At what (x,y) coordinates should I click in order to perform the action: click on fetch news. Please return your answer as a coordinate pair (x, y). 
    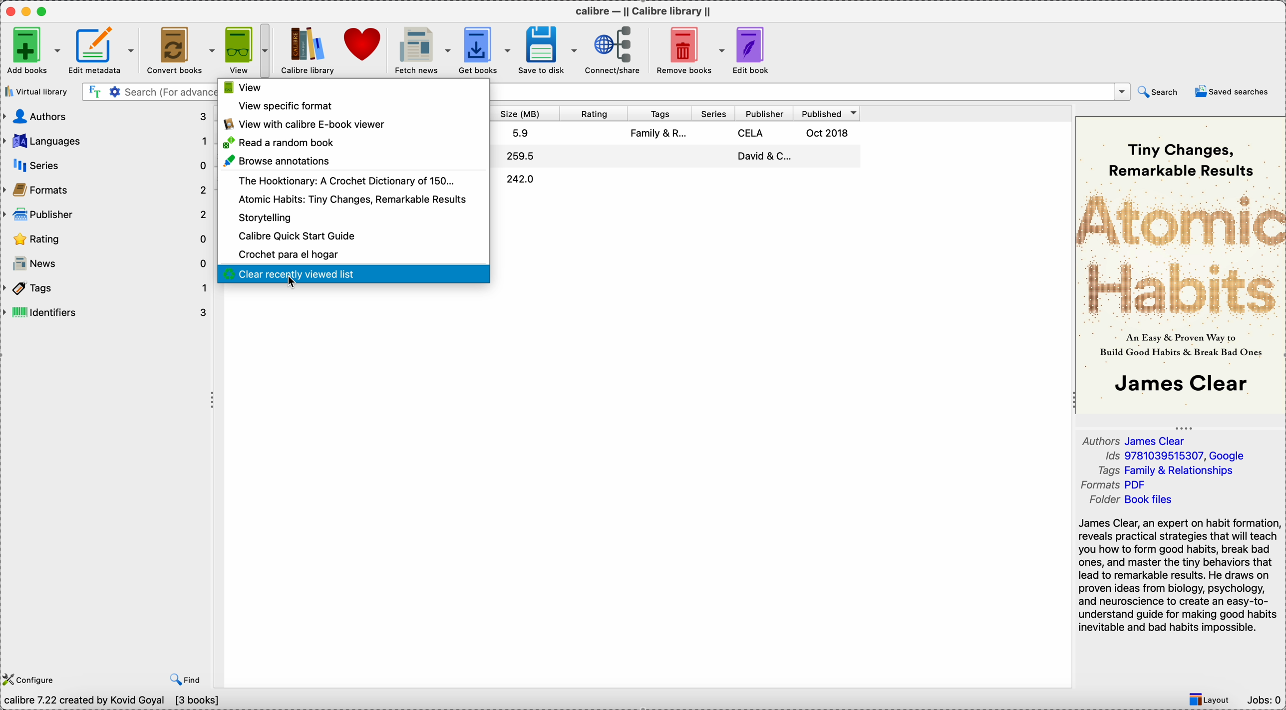
    Looking at the image, I should click on (421, 51).